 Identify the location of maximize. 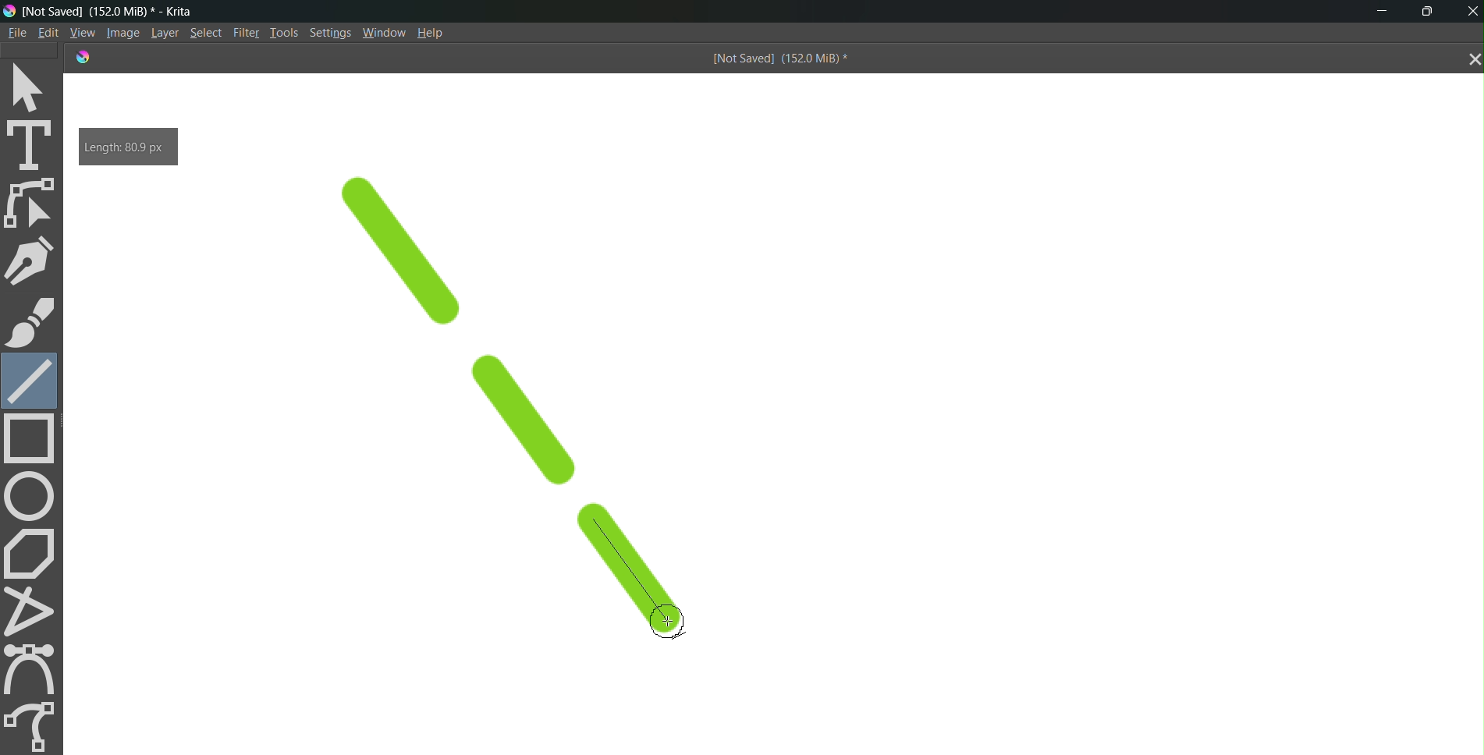
(1432, 9).